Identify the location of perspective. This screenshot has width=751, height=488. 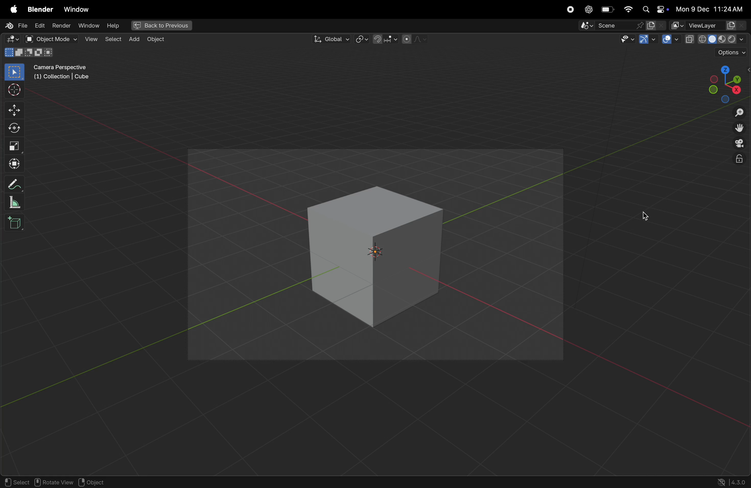
(740, 144).